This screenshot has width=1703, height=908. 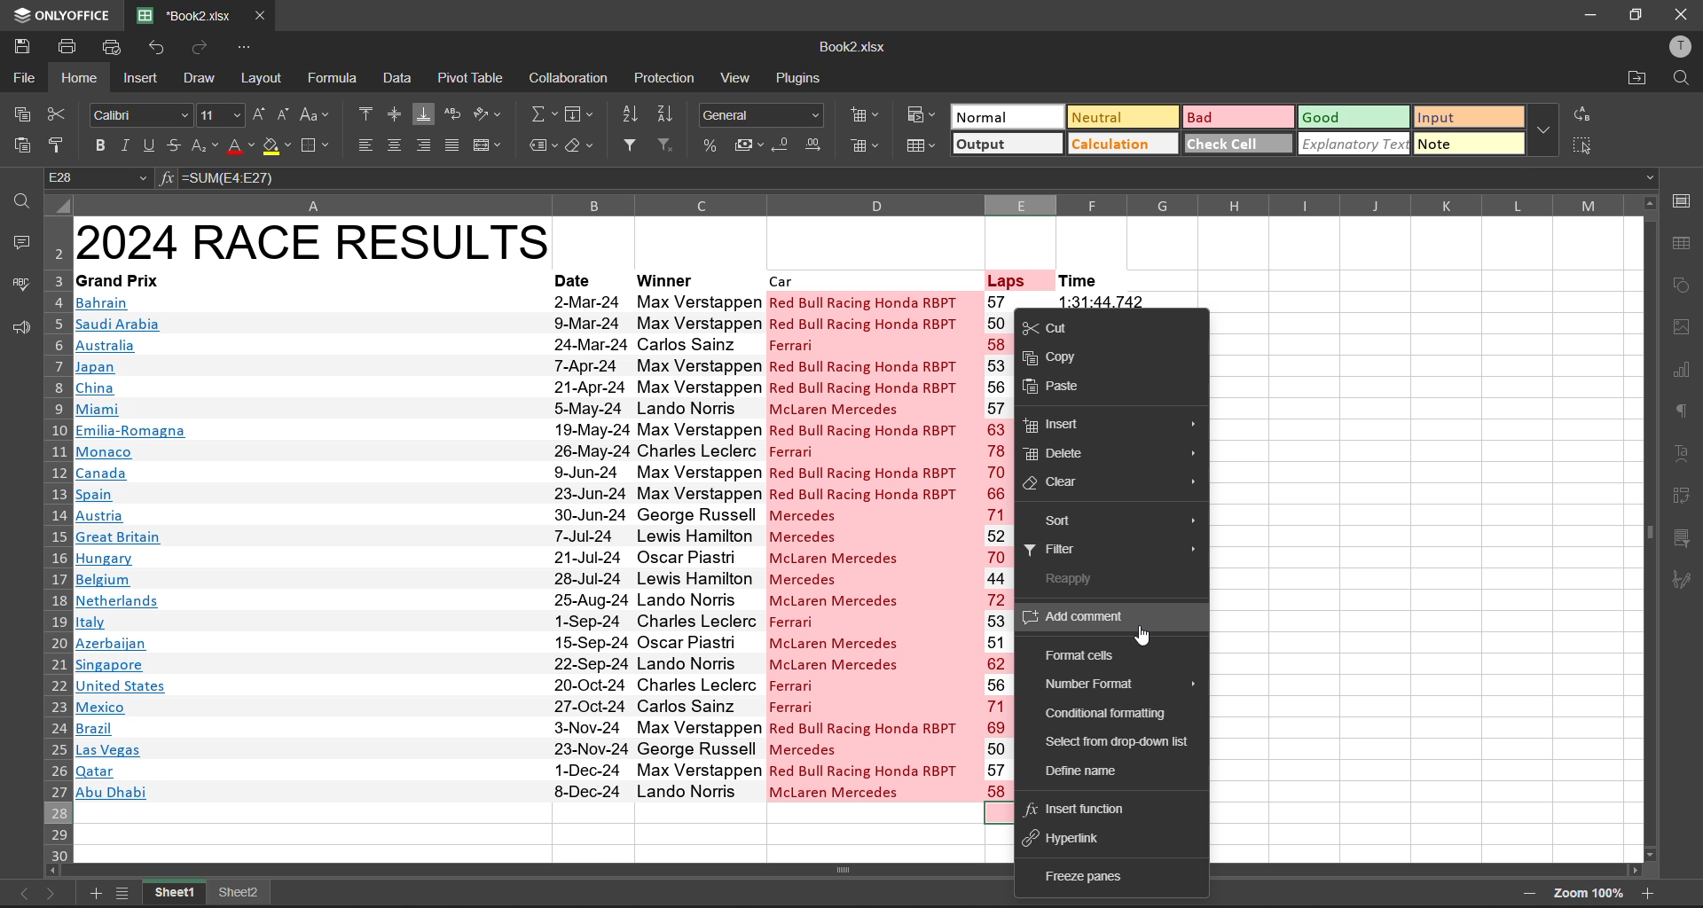 What do you see at coordinates (145, 80) in the screenshot?
I see `insert` at bounding box center [145, 80].